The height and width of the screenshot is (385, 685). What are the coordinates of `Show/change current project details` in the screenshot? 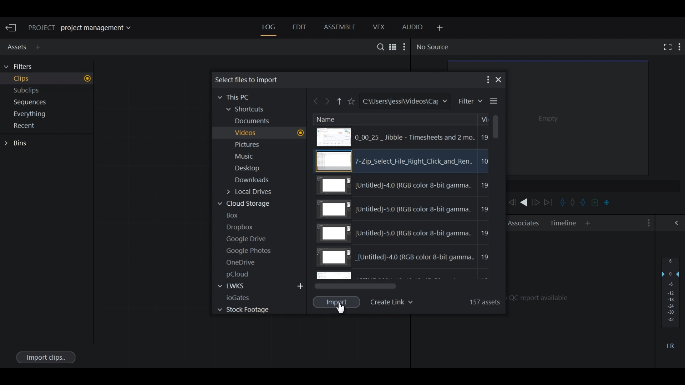 It's located at (85, 28).